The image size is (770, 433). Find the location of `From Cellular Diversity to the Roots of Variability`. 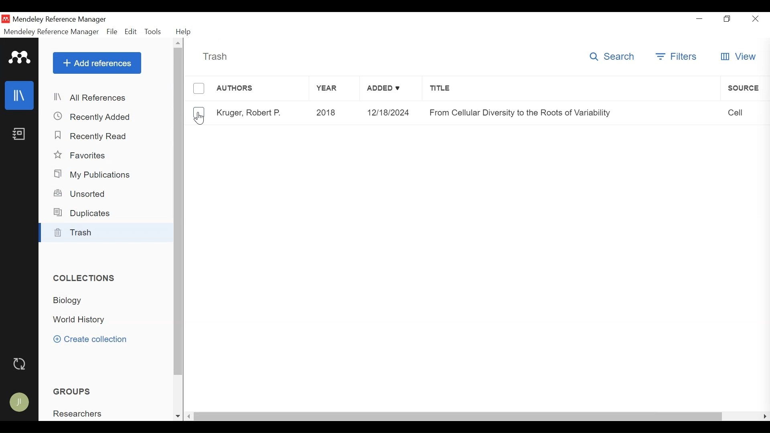

From Cellular Diversity to the Roots of Variability is located at coordinates (572, 112).